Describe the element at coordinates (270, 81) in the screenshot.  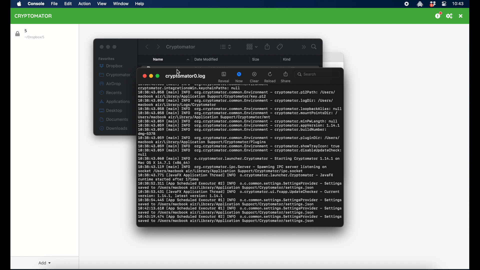
I see `reload` at that location.